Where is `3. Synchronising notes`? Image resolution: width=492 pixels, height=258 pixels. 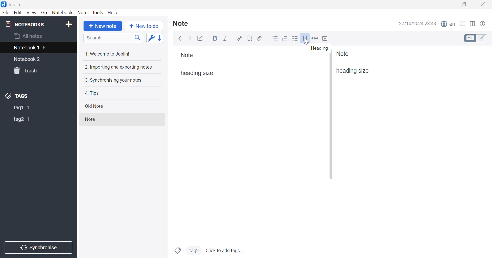 3. Synchronising notes is located at coordinates (113, 81).